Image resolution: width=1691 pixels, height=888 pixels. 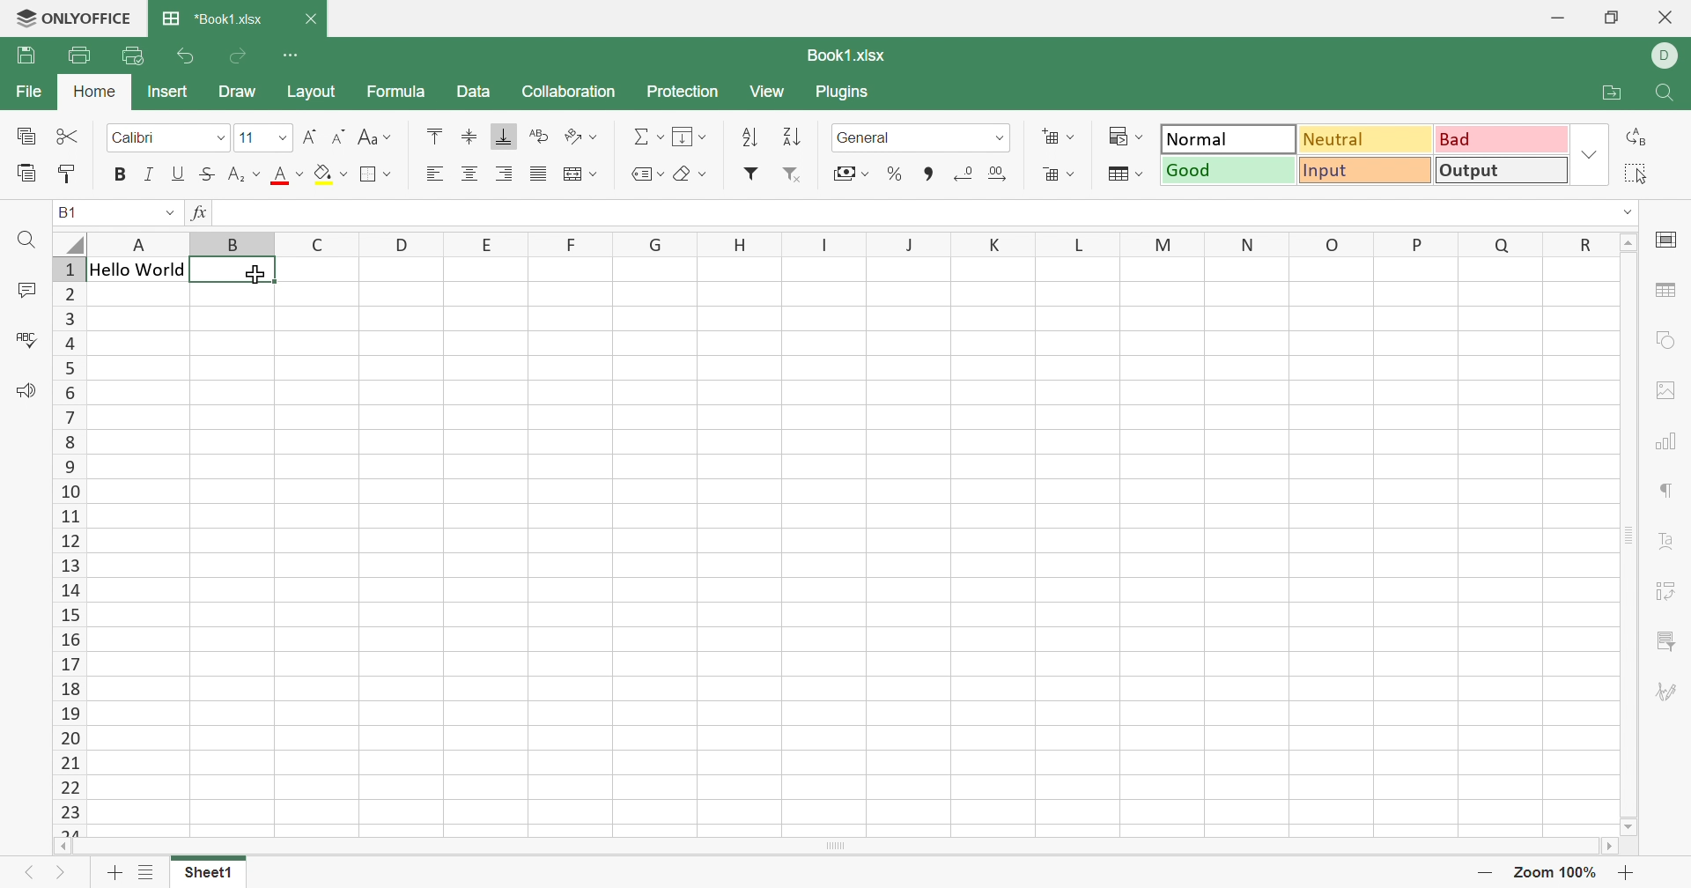 I want to click on slicer settings, so click(x=1665, y=642).